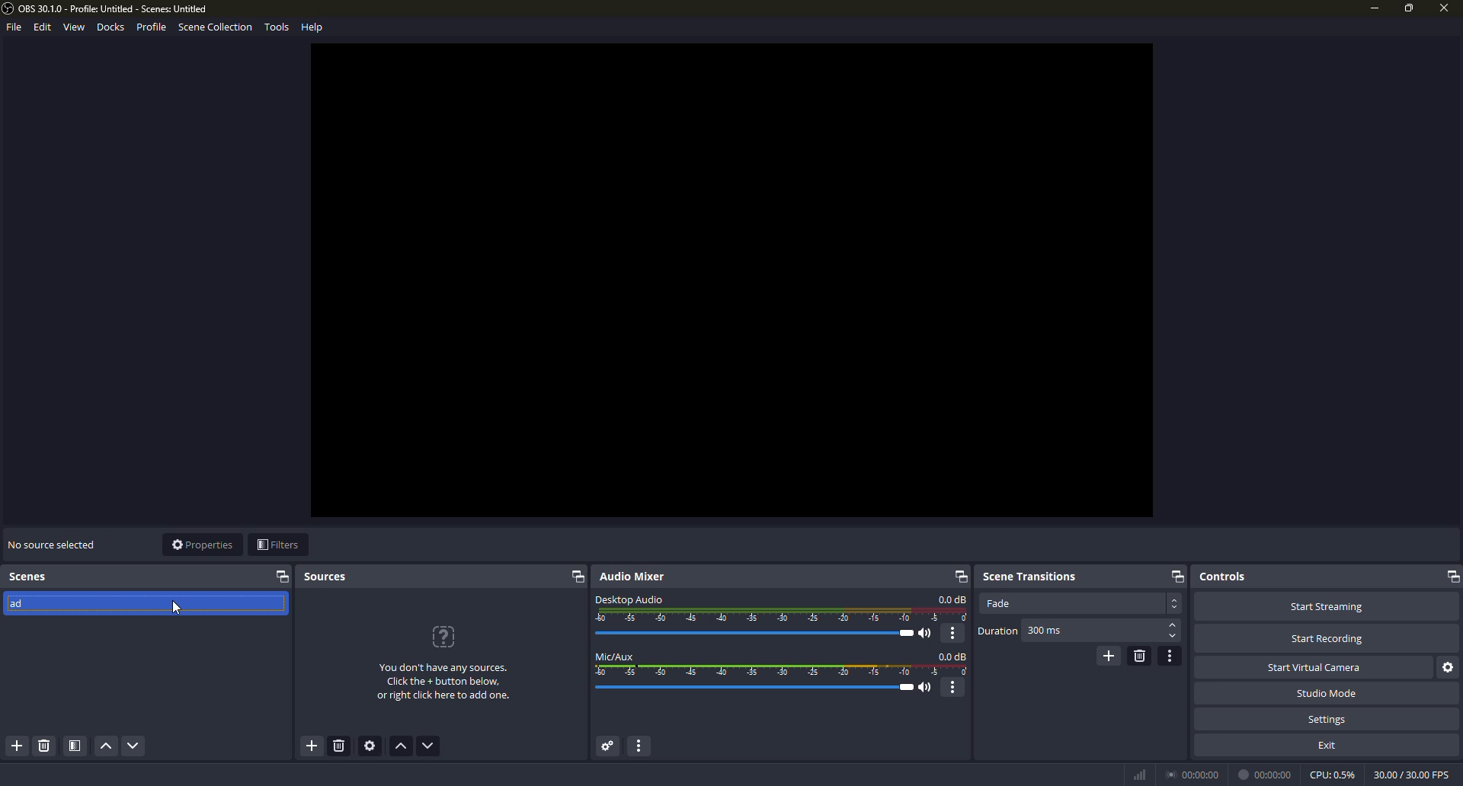  Describe the element at coordinates (1449, 667) in the screenshot. I see `configure virtual camera` at that location.